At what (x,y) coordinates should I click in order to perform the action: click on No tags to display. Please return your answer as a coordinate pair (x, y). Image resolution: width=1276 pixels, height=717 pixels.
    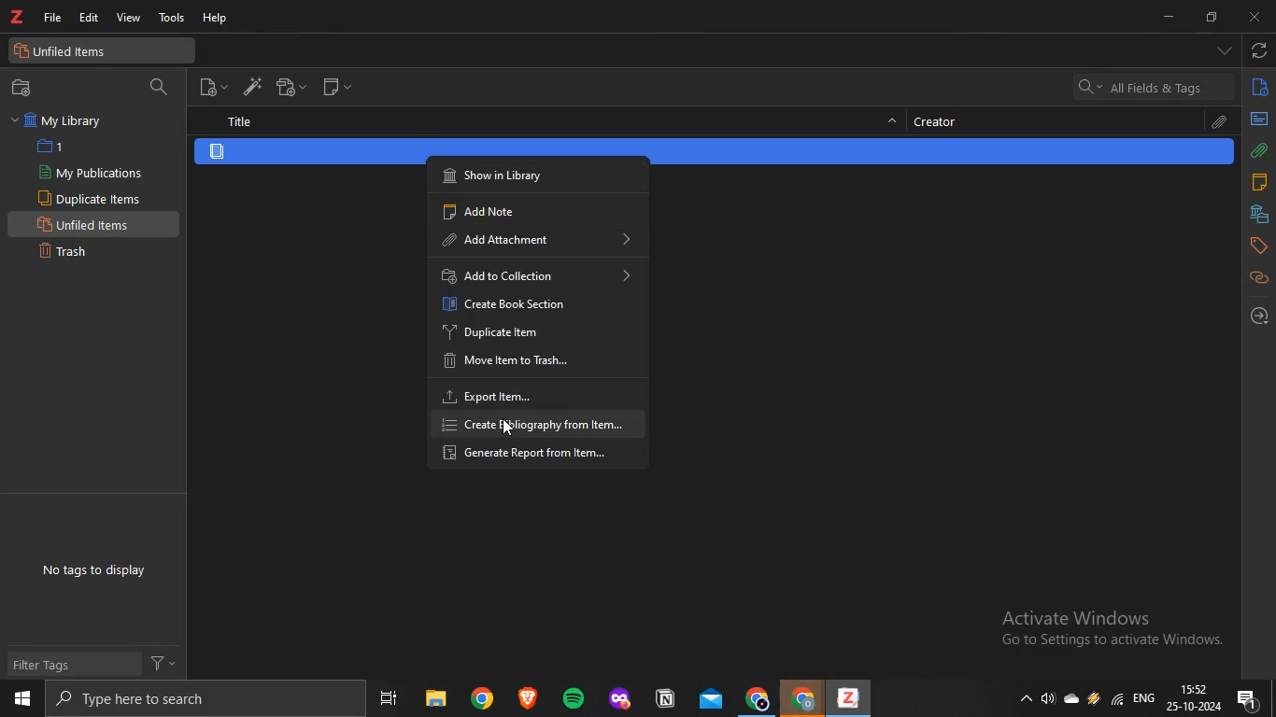
    Looking at the image, I should click on (95, 571).